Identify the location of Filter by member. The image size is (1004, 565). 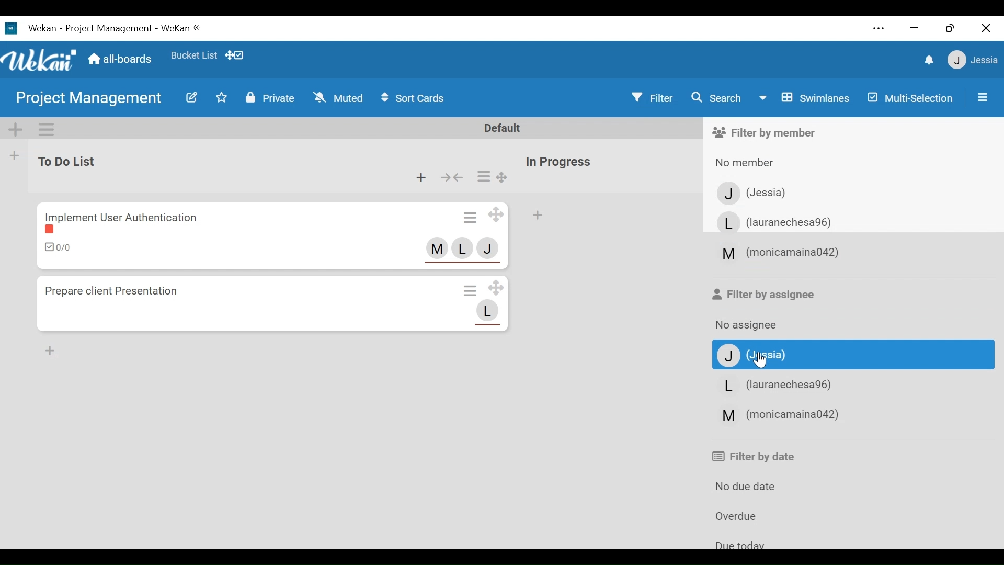
(766, 133).